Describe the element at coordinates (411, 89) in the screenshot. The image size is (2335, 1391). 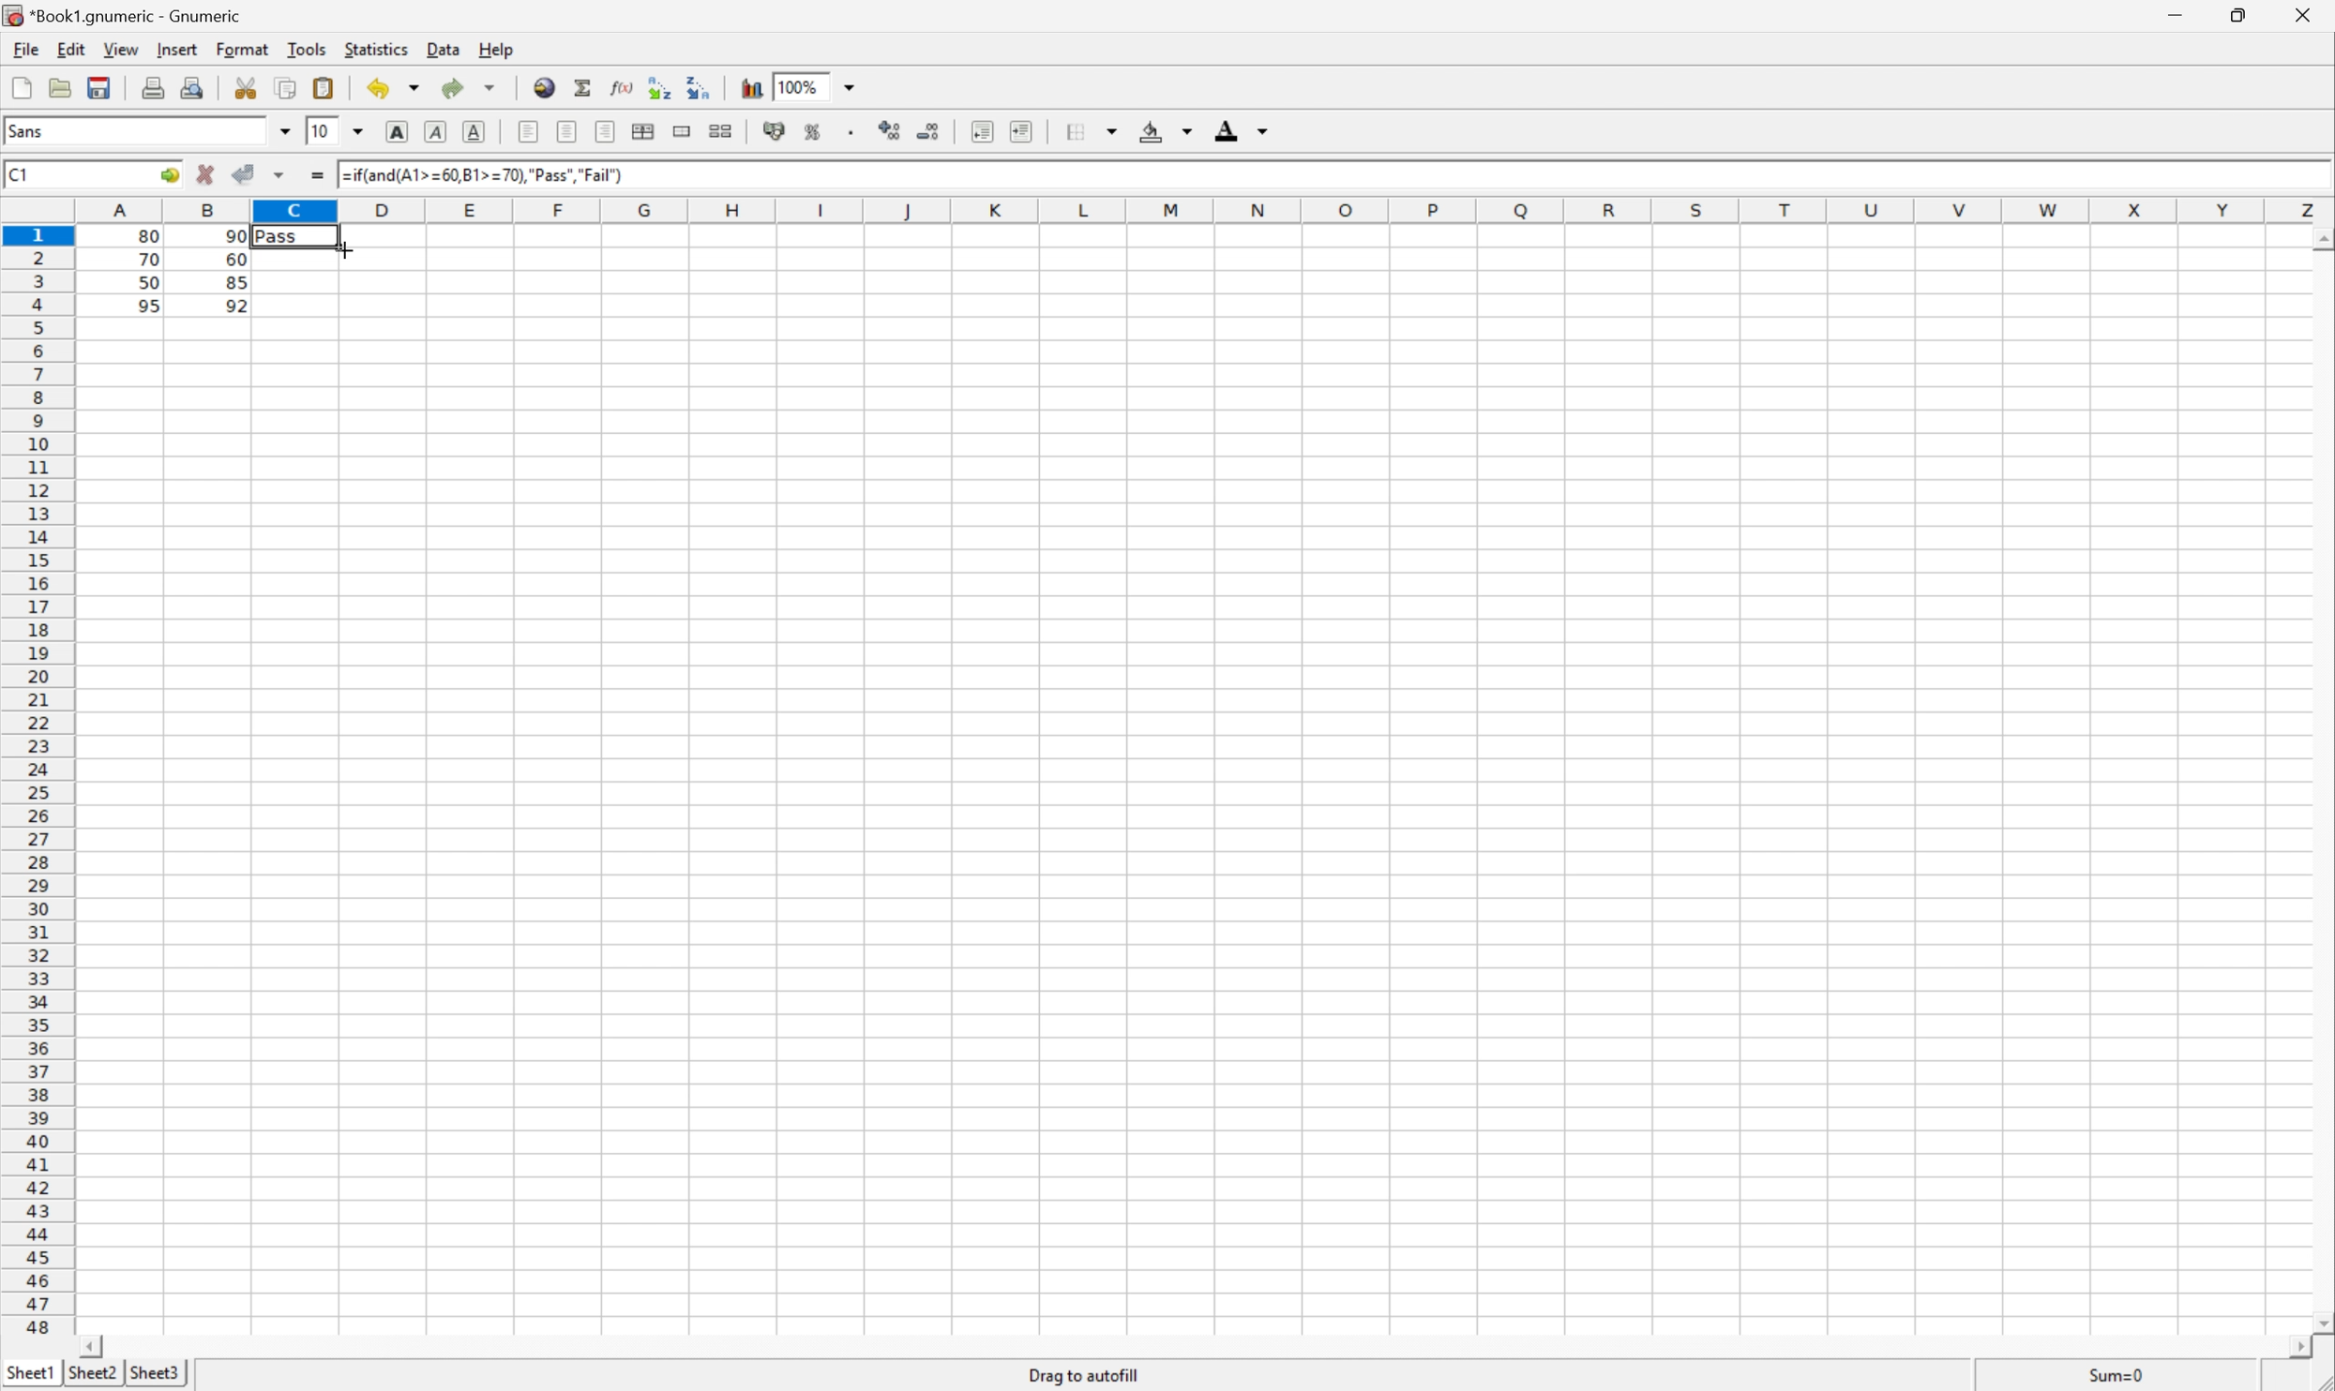
I see `Drop Down` at that location.